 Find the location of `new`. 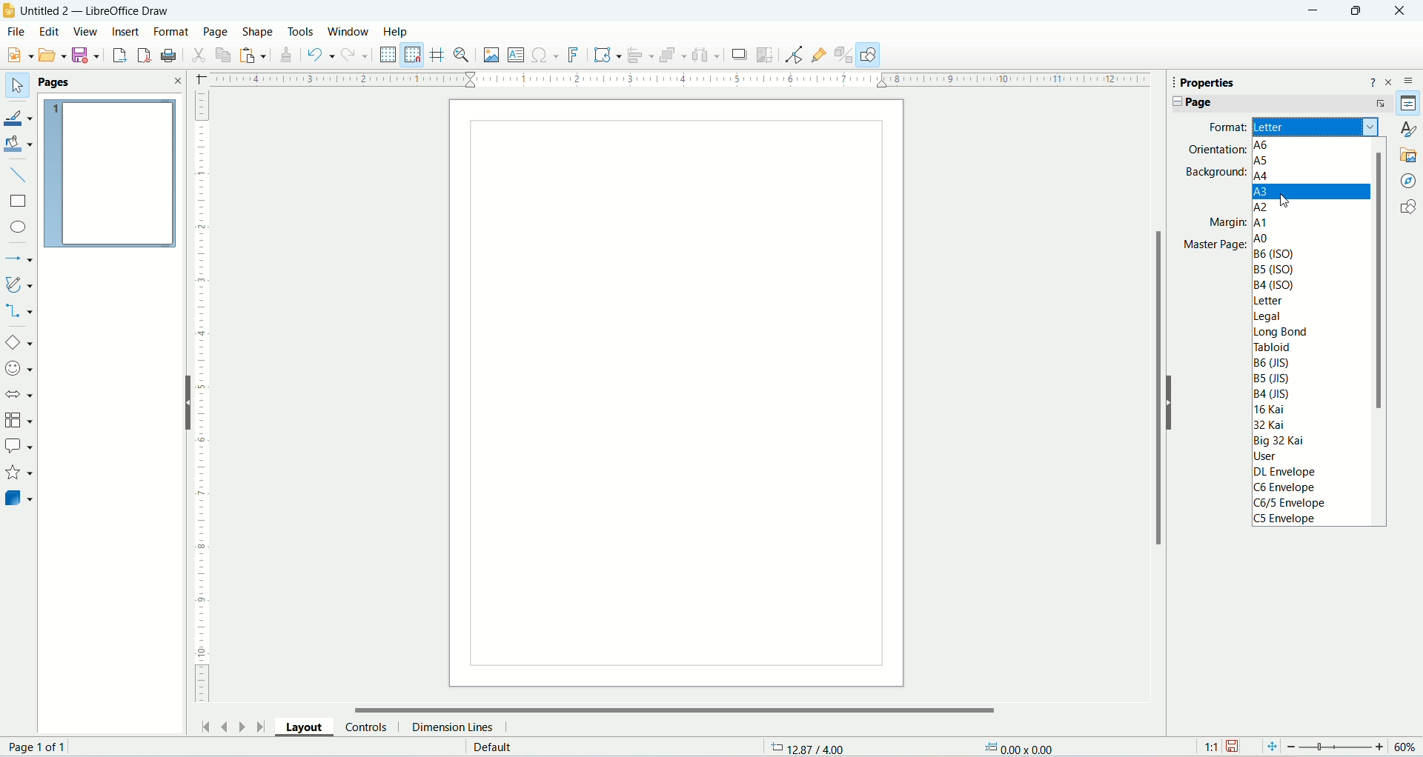

new is located at coordinates (23, 55).